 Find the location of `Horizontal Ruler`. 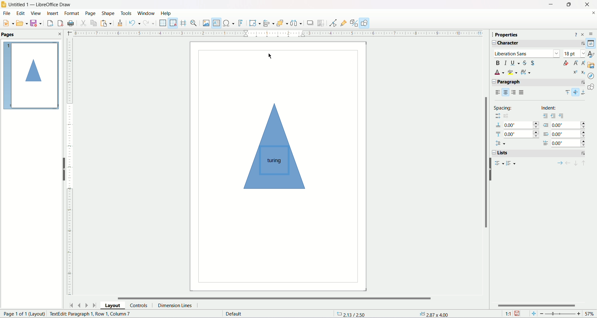

Horizontal Ruler is located at coordinates (284, 33).